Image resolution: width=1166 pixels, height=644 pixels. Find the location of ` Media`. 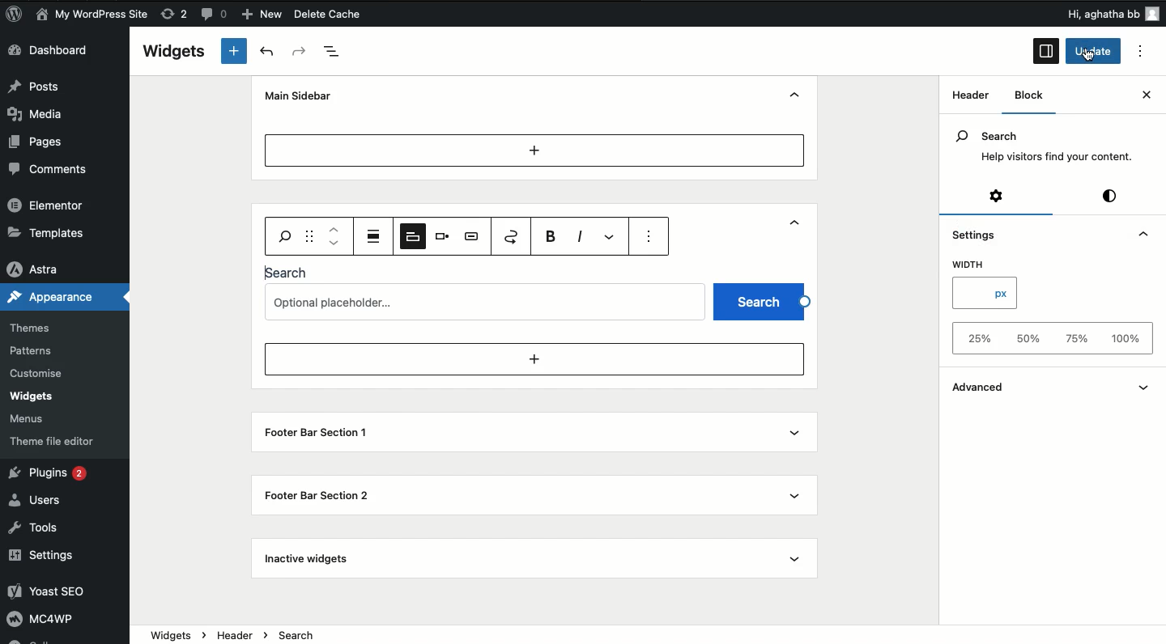

 Media is located at coordinates (45, 112).